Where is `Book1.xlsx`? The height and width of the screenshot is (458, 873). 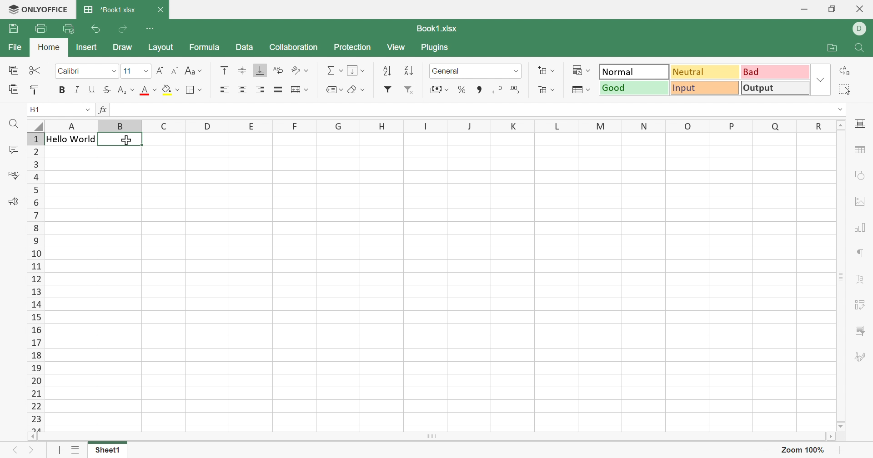
Book1.xlsx is located at coordinates (438, 30).